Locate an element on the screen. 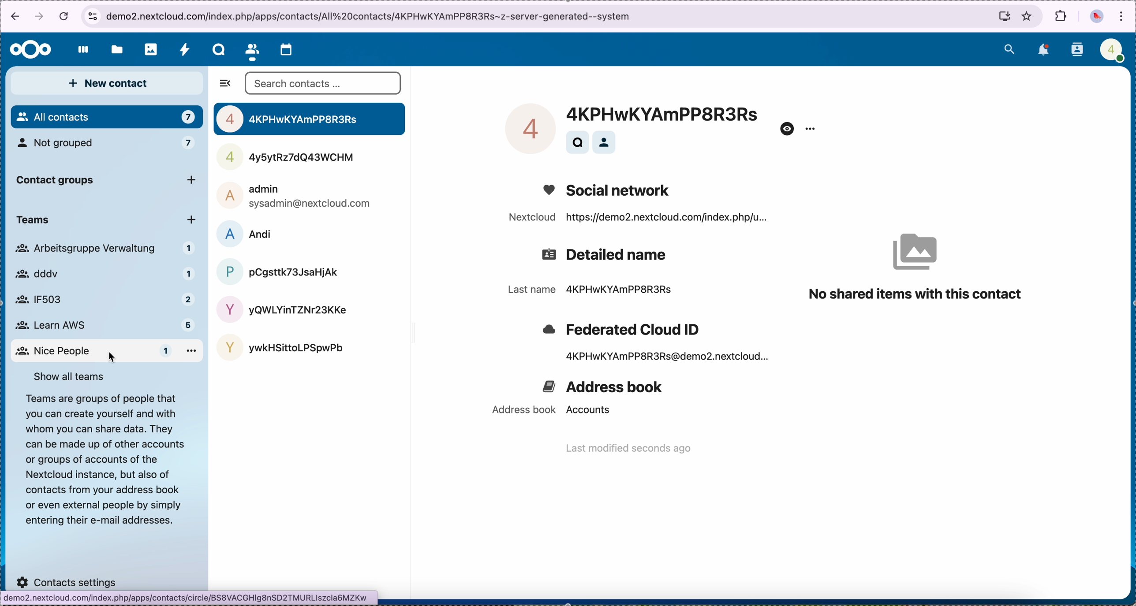  click on contacts is located at coordinates (251, 49).